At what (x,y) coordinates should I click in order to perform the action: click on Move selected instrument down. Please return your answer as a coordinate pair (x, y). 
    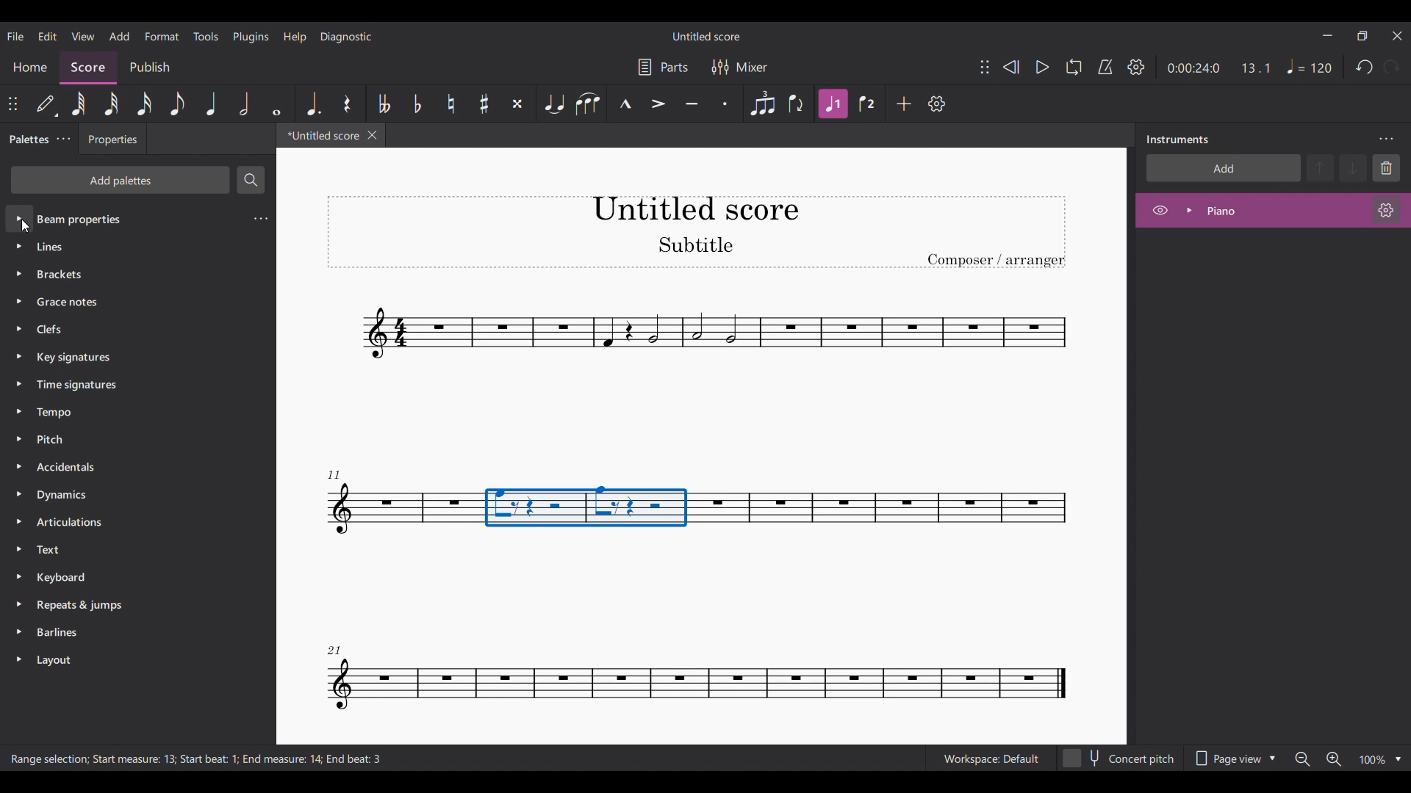
    Looking at the image, I should click on (1353, 167).